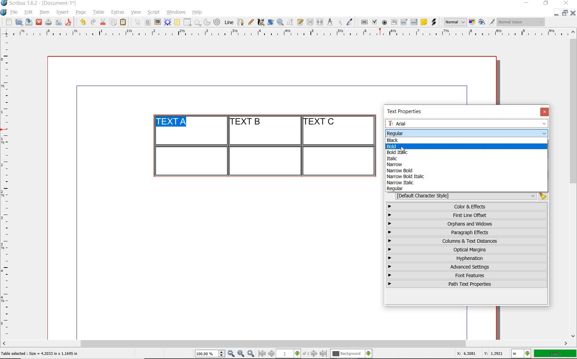 This screenshot has width=577, height=359. Describe the element at coordinates (196, 13) in the screenshot. I see `help` at that location.